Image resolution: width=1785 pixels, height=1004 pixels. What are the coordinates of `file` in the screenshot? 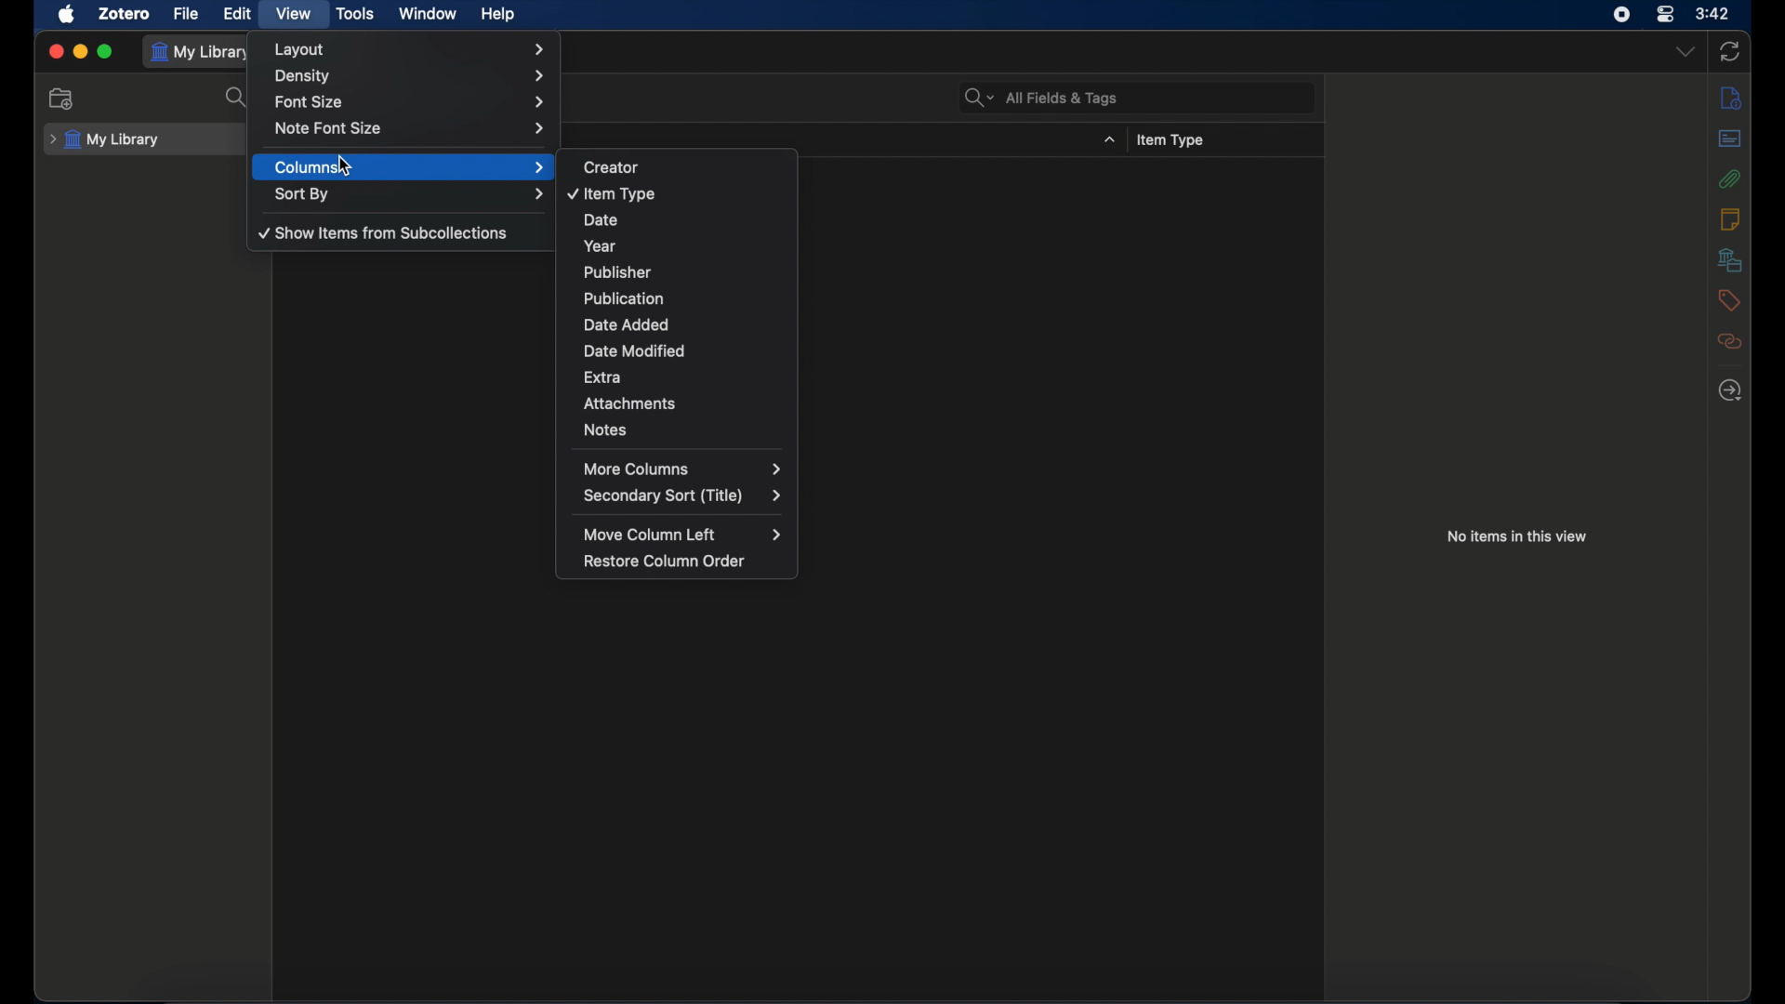 It's located at (186, 15).